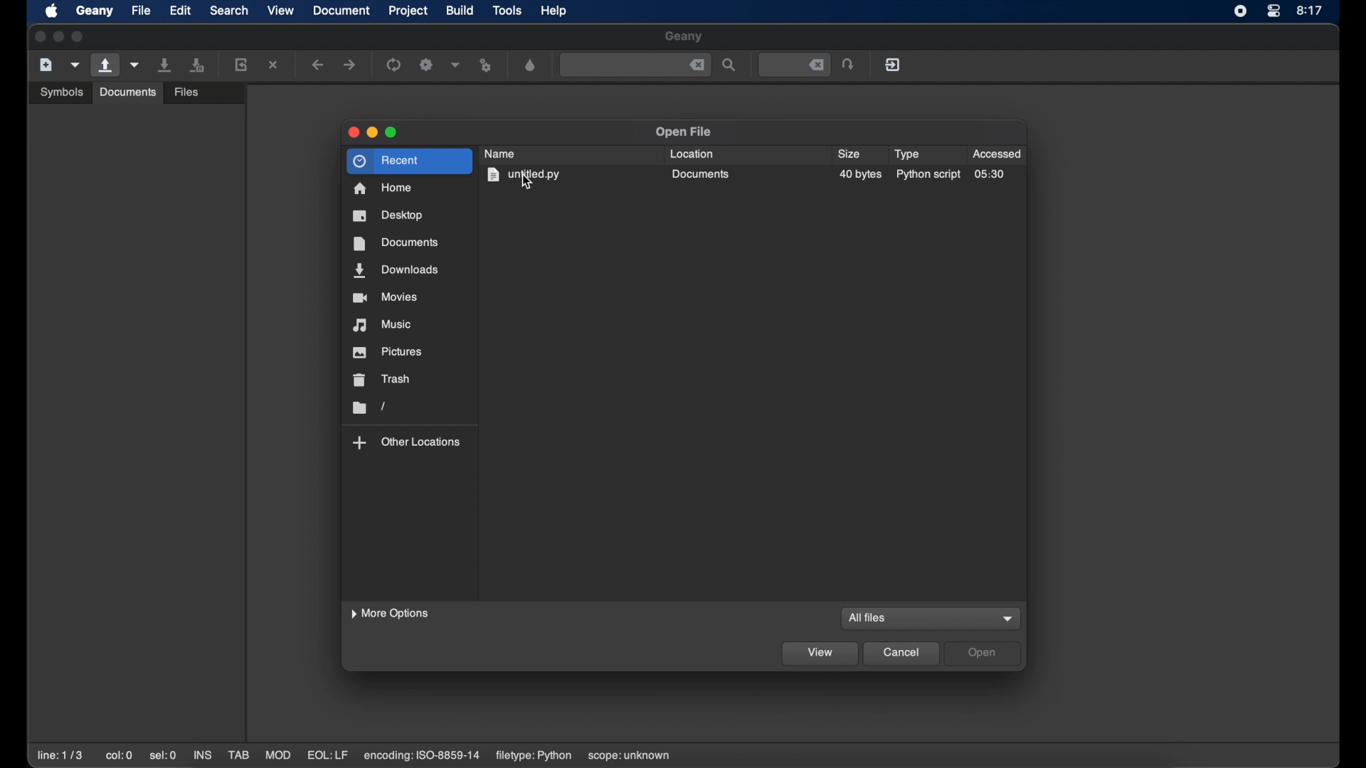  Describe the element at coordinates (396, 270) in the screenshot. I see `downloads` at that location.